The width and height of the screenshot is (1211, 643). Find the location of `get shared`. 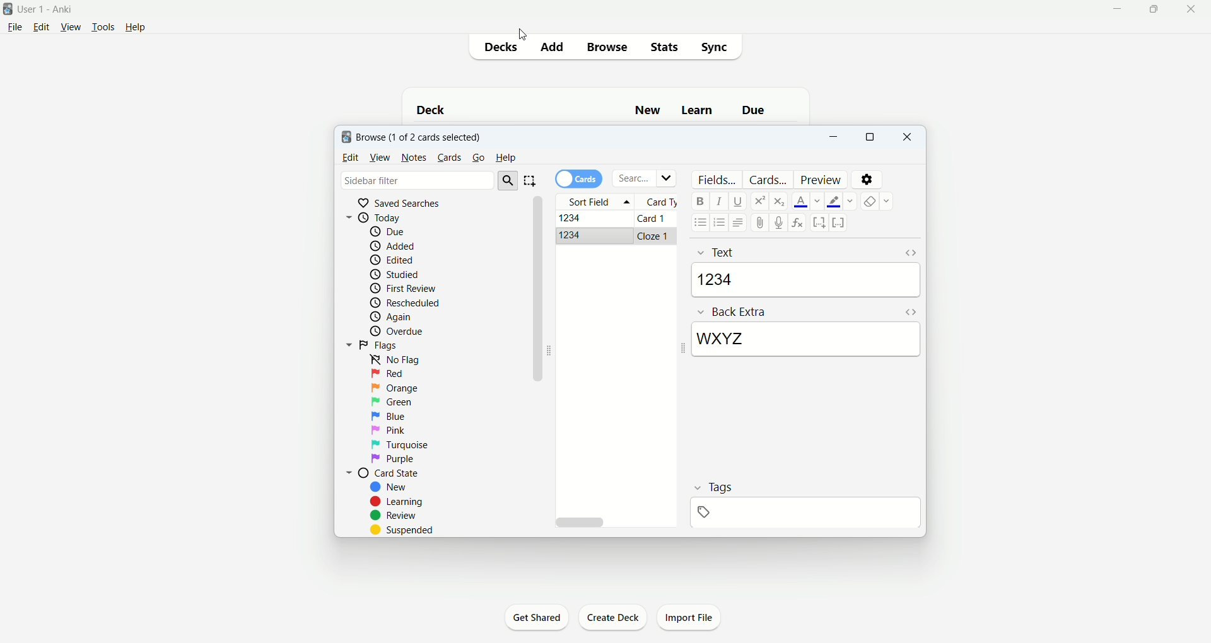

get shared is located at coordinates (537, 618).